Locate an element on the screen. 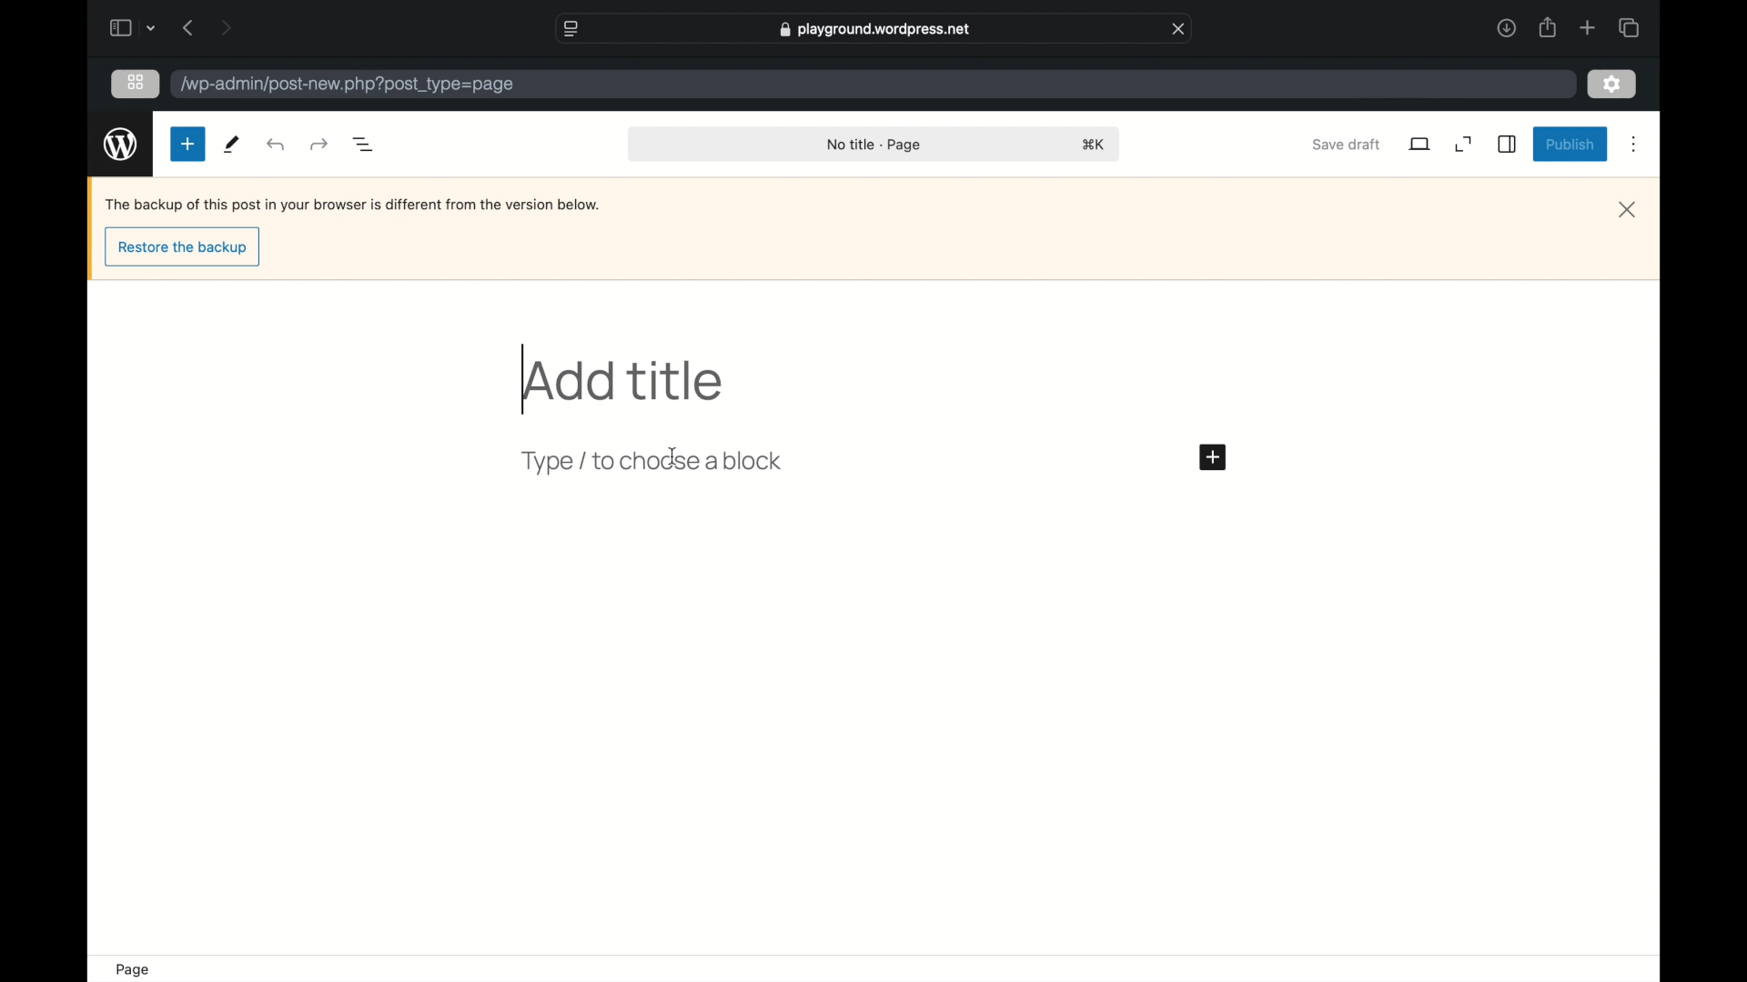 The width and height of the screenshot is (1747, 982). settings is located at coordinates (1614, 83).